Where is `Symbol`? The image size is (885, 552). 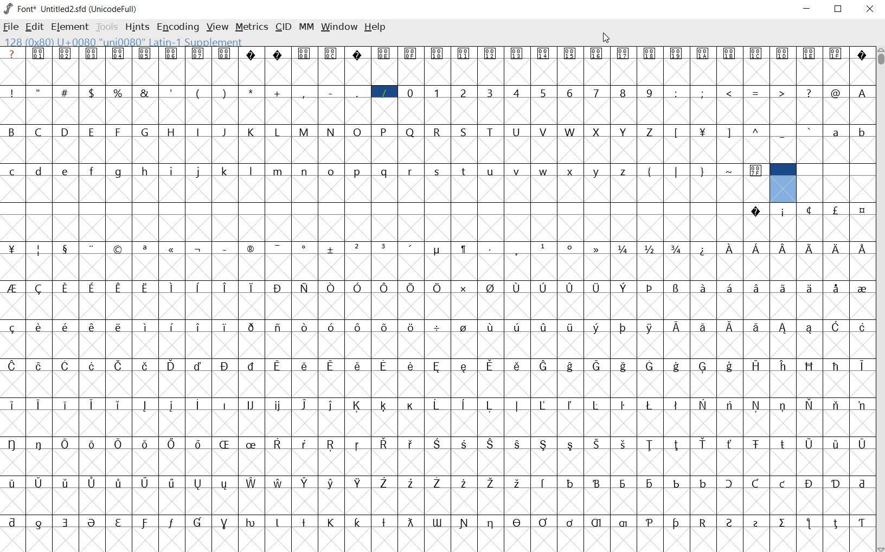
Symbol is located at coordinates (67, 521).